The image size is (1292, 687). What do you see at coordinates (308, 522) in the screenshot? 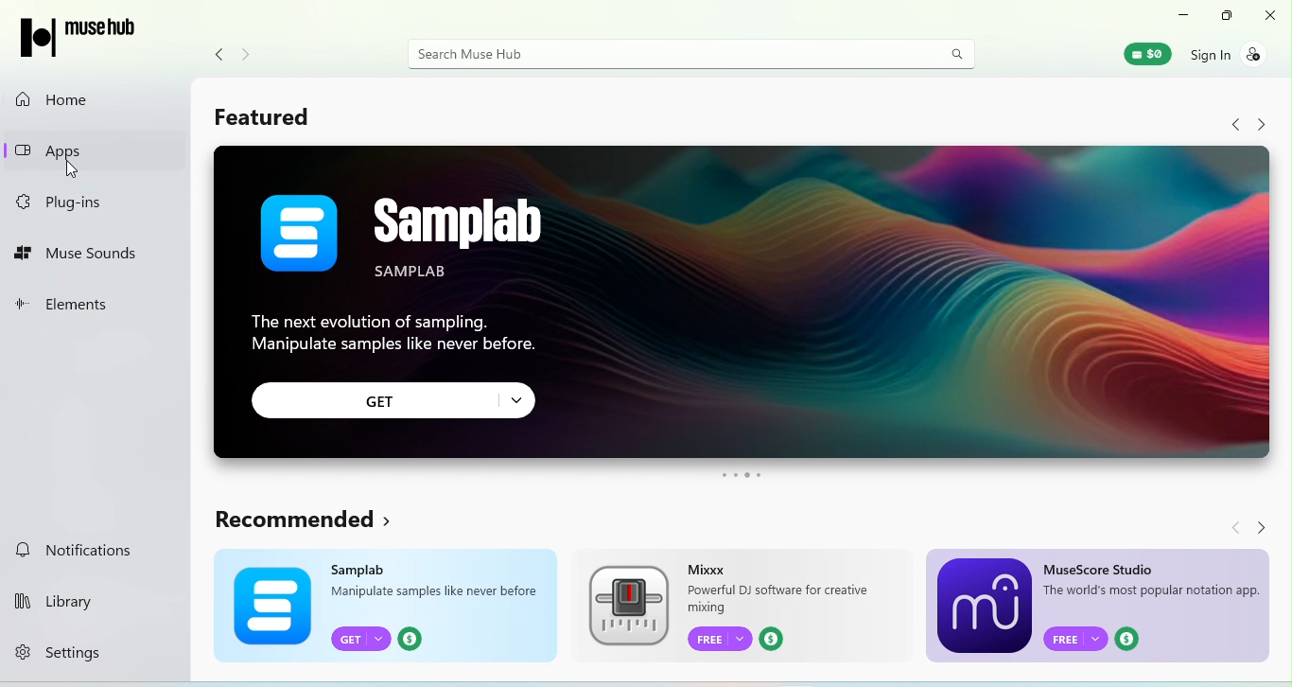
I see `Recommended ` at bounding box center [308, 522].